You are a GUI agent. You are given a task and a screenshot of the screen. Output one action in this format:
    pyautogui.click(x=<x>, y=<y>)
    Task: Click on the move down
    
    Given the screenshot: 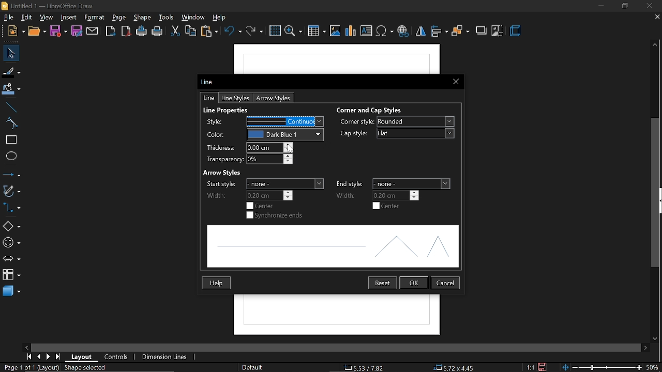 What is the action you would take?
    pyautogui.click(x=657, y=339)
    